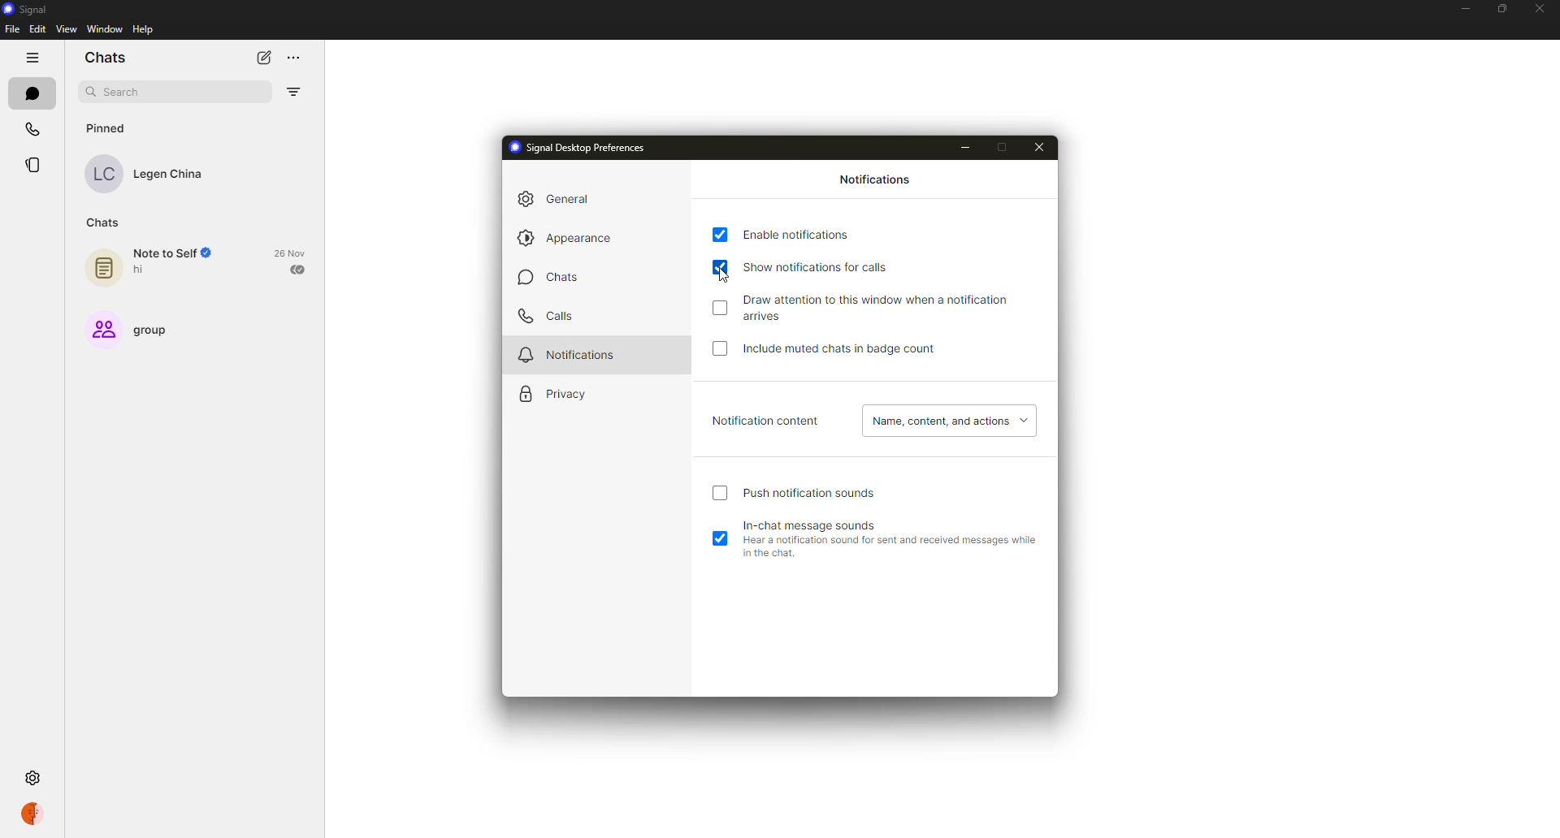 The image size is (1560, 838). What do you see at coordinates (1540, 9) in the screenshot?
I see `close` at bounding box center [1540, 9].